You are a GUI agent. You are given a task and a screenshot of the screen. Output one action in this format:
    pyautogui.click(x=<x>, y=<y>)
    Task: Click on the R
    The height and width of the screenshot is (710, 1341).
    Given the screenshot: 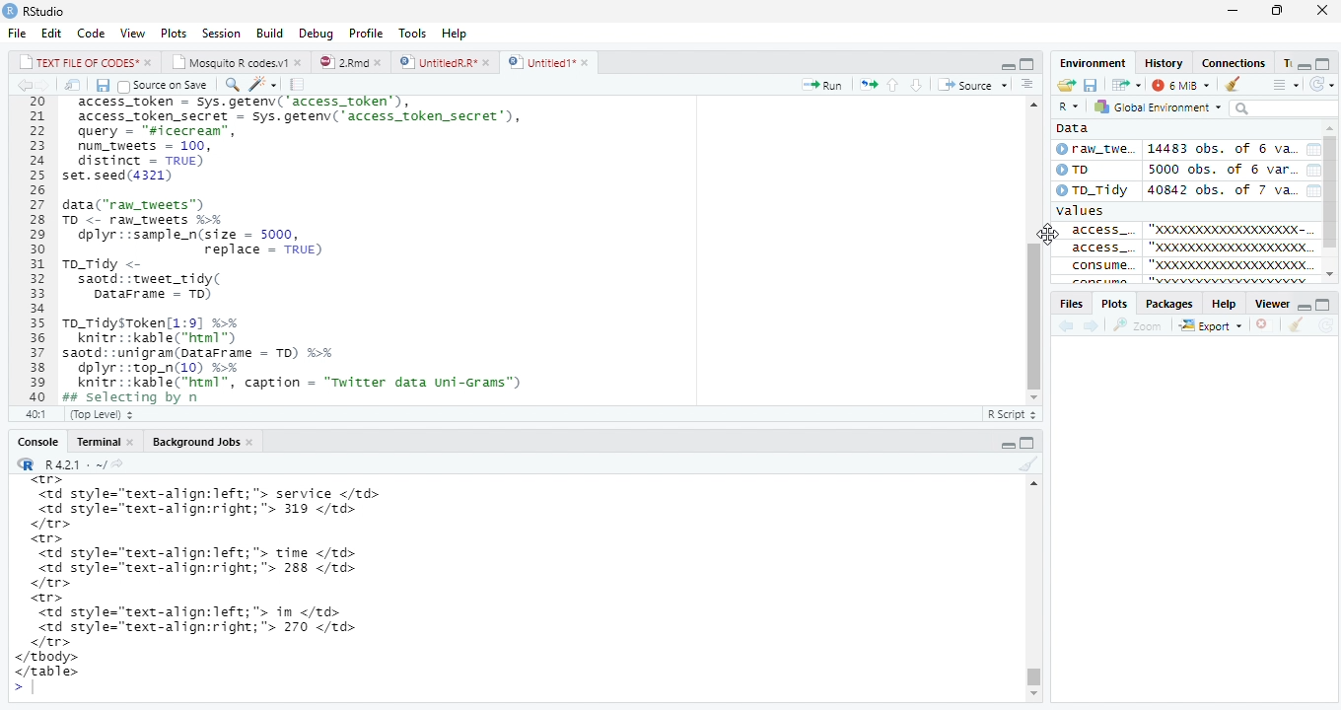 What is the action you would take?
    pyautogui.click(x=1068, y=105)
    